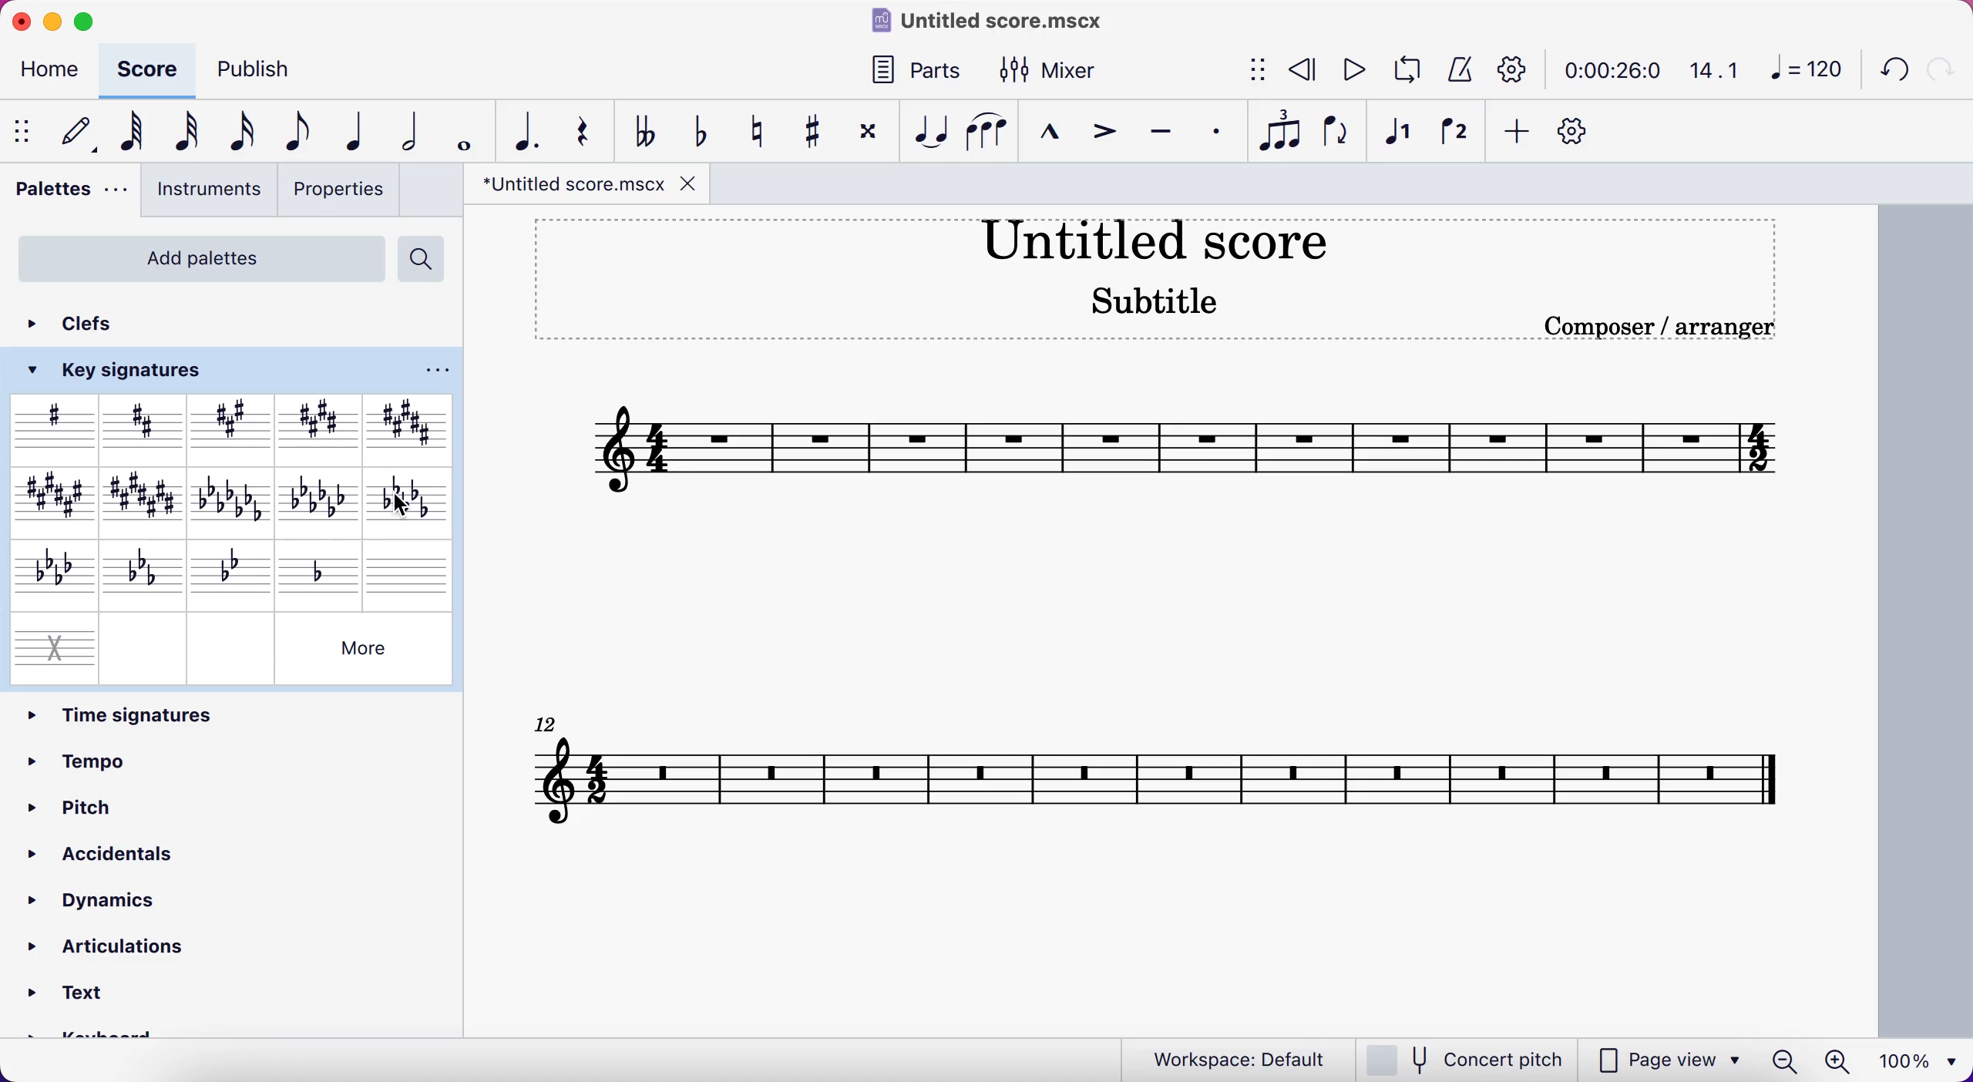  What do you see at coordinates (1185, 451) in the screenshot?
I see `score` at bounding box center [1185, 451].